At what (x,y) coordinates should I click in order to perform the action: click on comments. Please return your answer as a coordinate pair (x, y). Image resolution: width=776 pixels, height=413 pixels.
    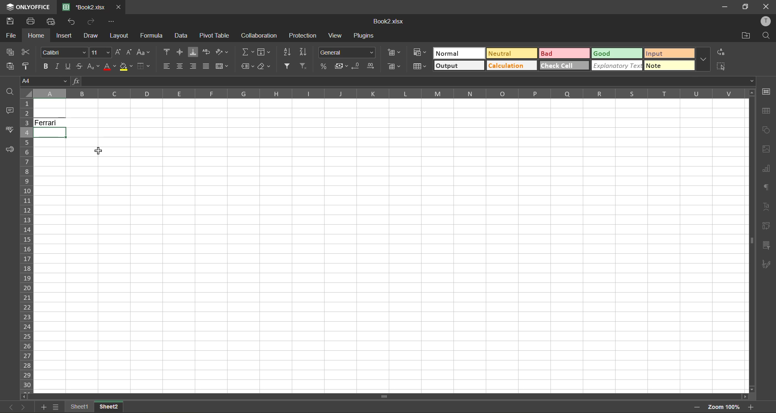
    Looking at the image, I should click on (8, 110).